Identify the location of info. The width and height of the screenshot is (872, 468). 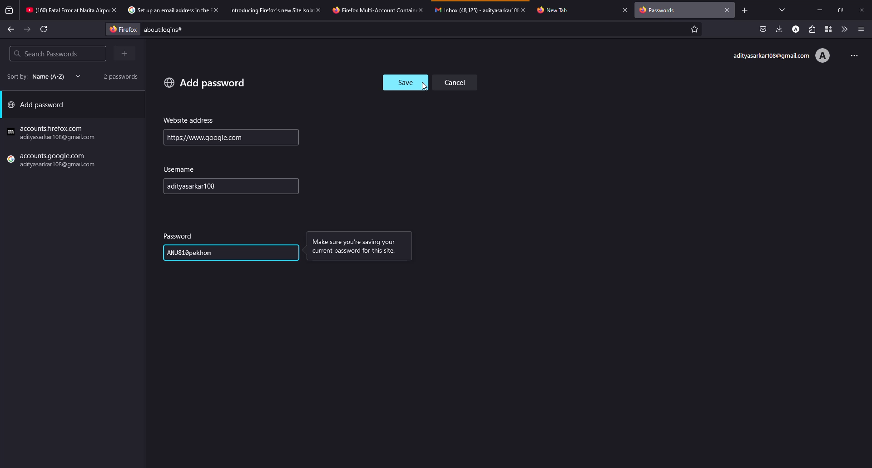
(357, 248).